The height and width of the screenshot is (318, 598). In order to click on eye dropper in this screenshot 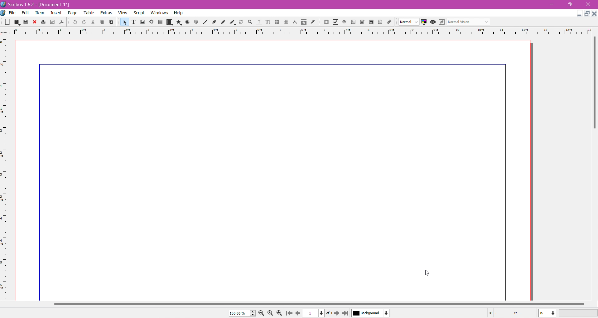, I will do `click(314, 22)`.